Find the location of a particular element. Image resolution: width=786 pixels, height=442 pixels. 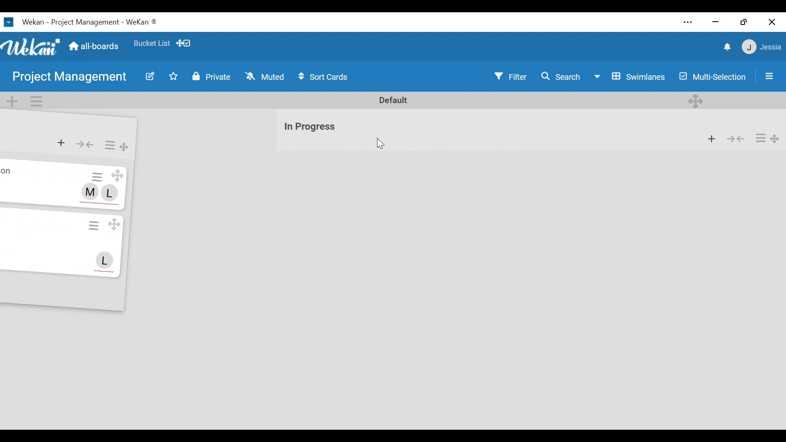

List Actions is located at coordinates (110, 146).